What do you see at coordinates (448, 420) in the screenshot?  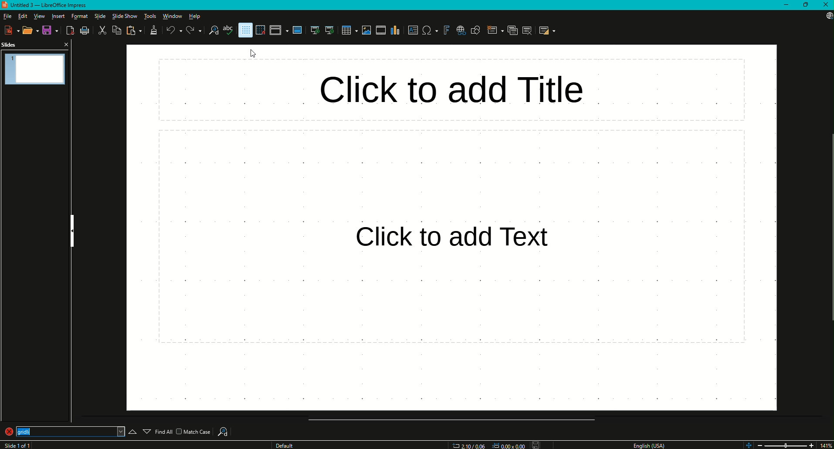 I see `Scroll` at bounding box center [448, 420].